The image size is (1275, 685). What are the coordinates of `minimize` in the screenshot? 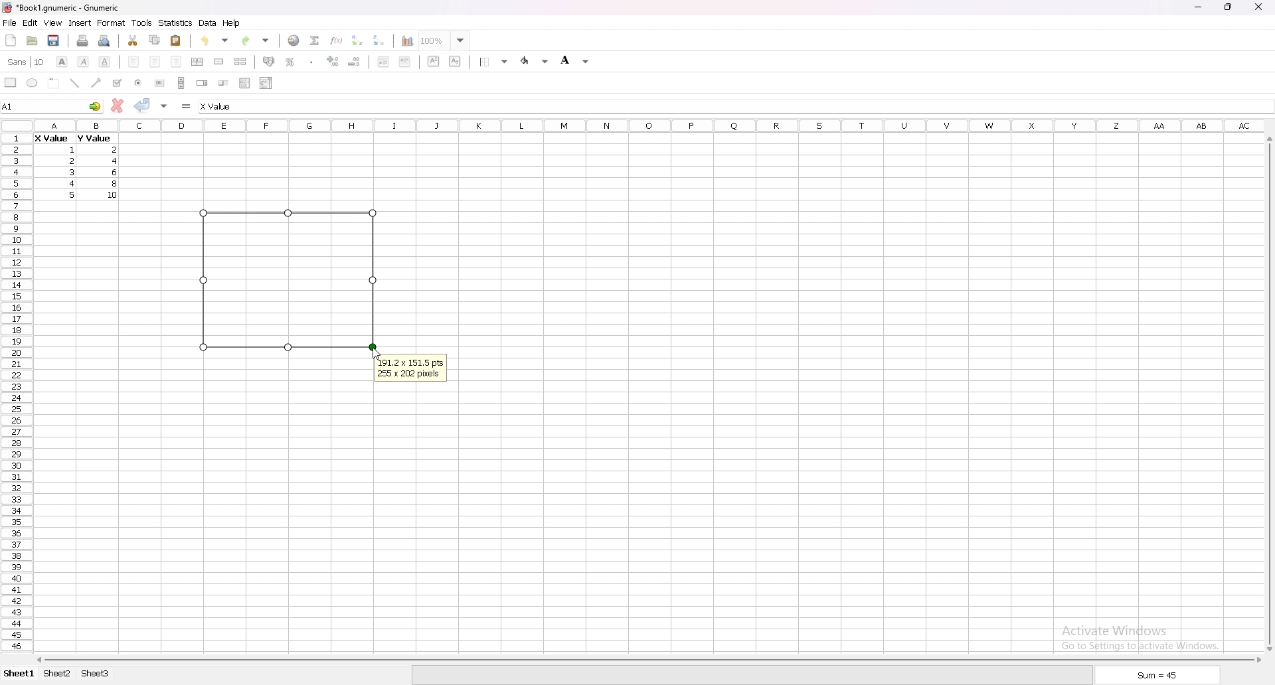 It's located at (1198, 8).